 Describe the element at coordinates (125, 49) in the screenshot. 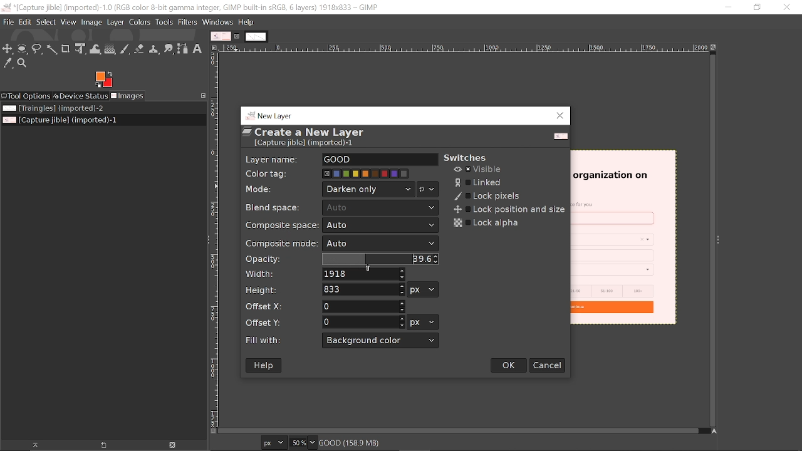

I see `Paintbrush tool` at that location.